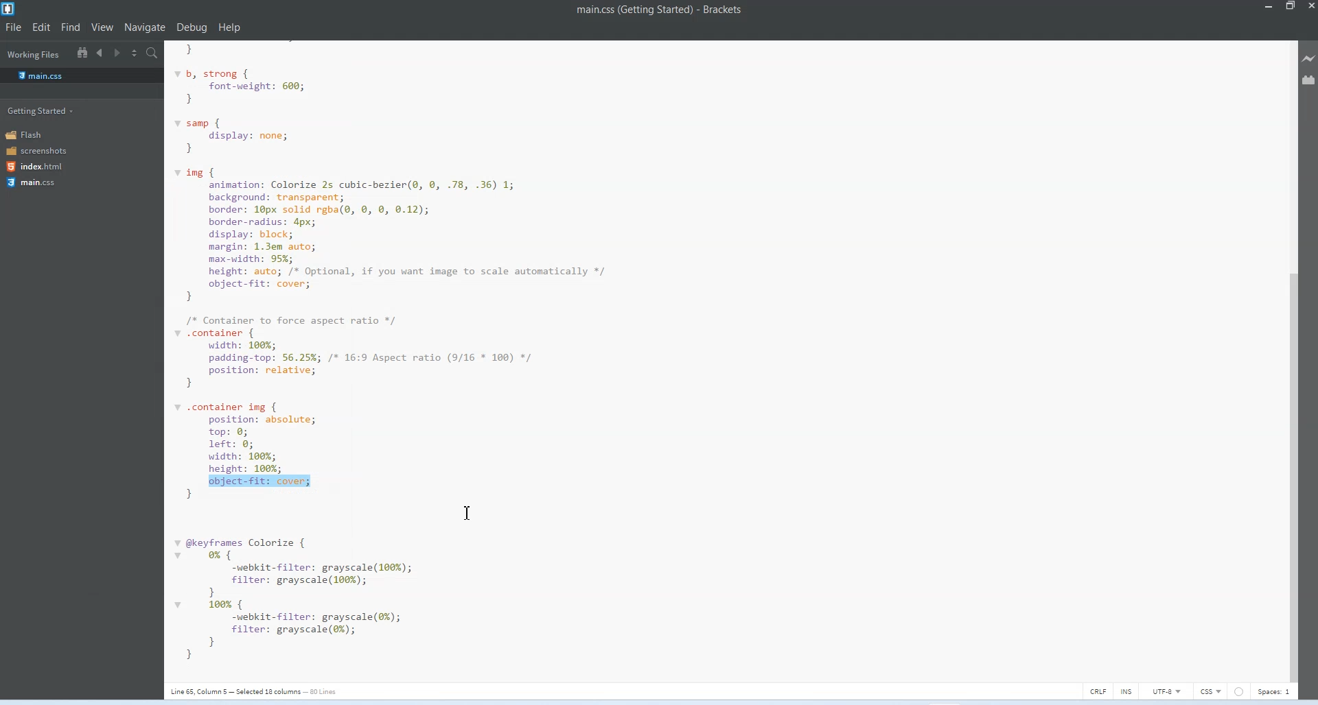  I want to click on INS, so click(1128, 690).